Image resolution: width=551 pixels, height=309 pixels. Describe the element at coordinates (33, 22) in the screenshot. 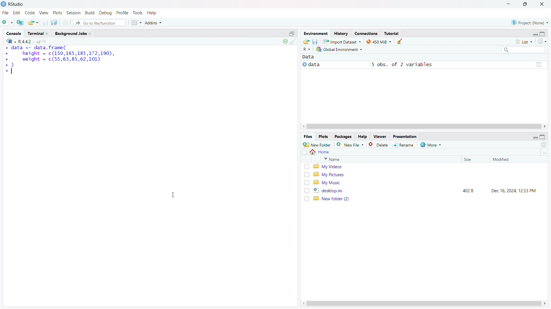

I see `open an existing file` at that location.